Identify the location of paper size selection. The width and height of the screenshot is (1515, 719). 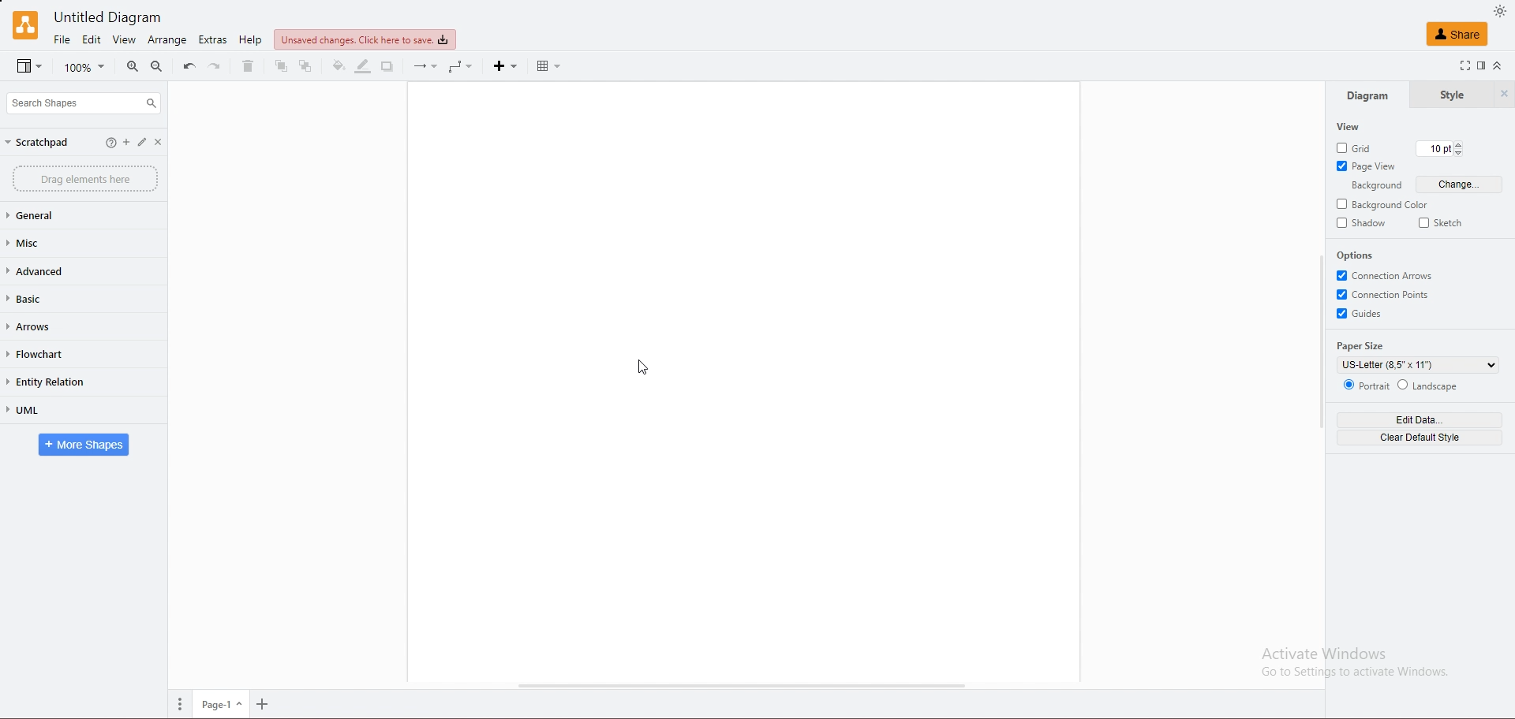
(1420, 365).